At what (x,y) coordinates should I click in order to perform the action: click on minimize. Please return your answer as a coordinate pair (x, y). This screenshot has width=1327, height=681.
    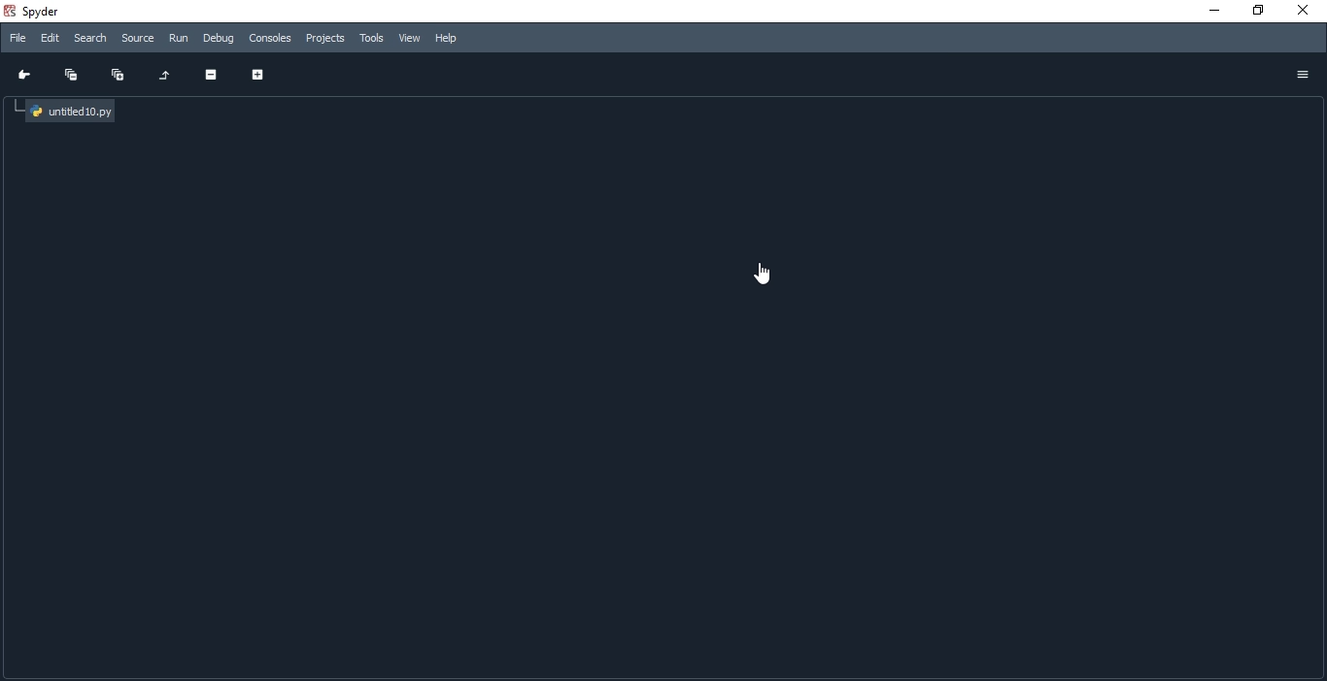
    Looking at the image, I should click on (1209, 11).